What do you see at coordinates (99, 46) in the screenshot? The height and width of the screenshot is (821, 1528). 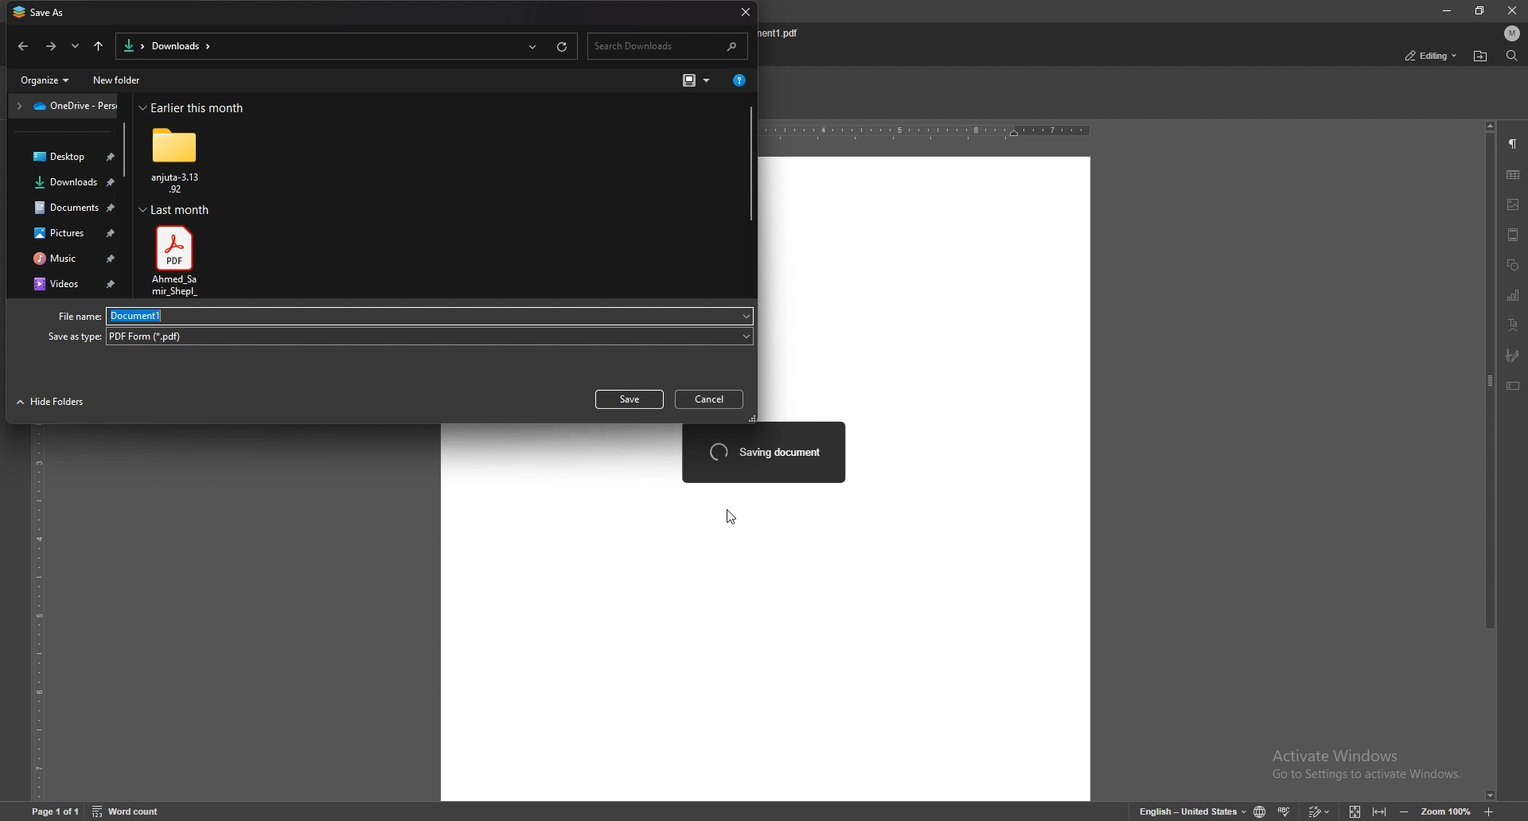 I see `upto desktop` at bounding box center [99, 46].